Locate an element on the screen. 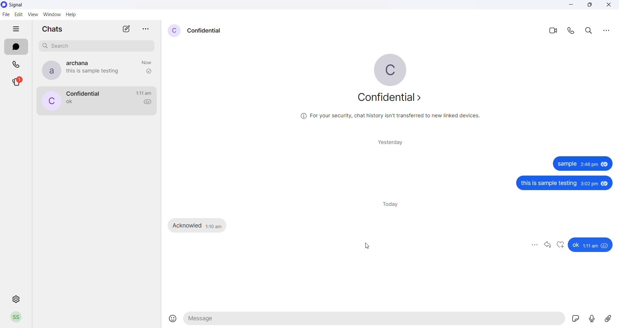  chats heading is located at coordinates (52, 30).